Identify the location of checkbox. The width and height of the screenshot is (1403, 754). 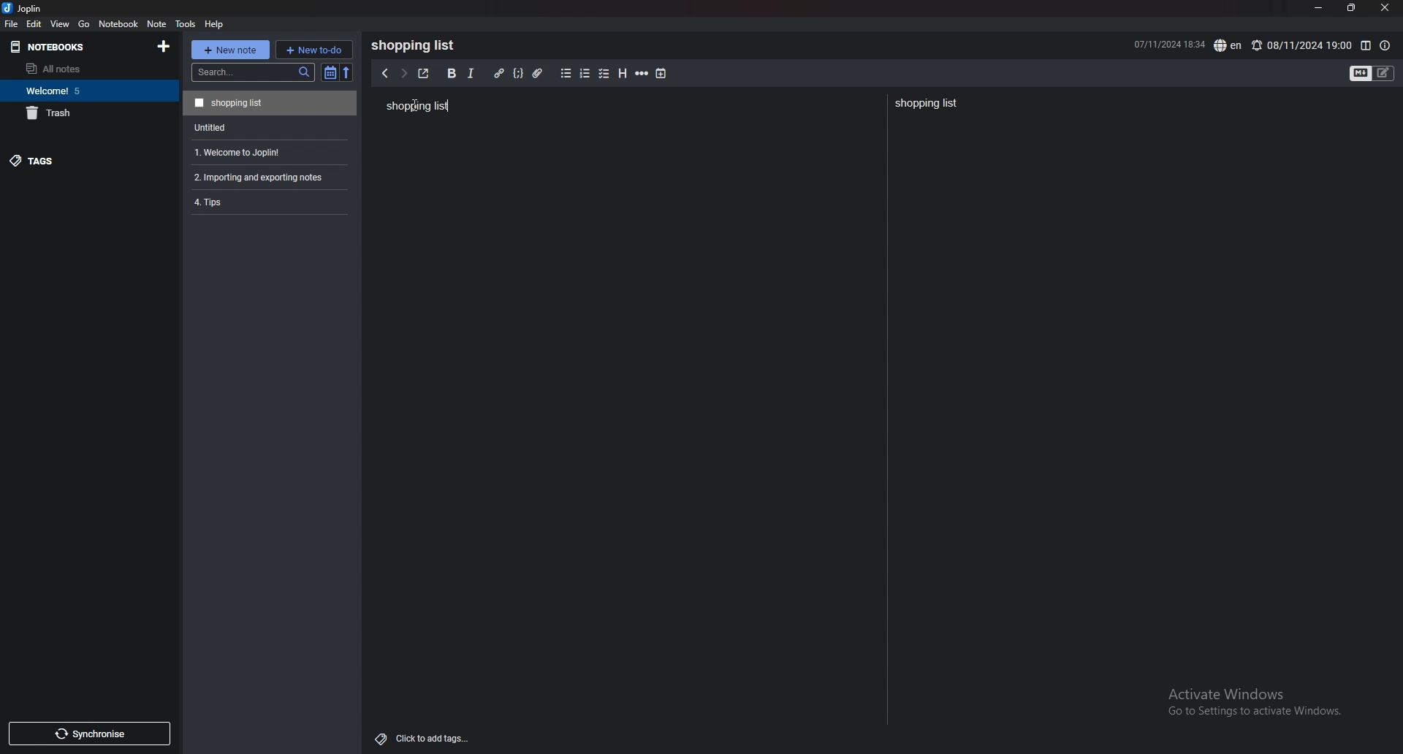
(604, 74).